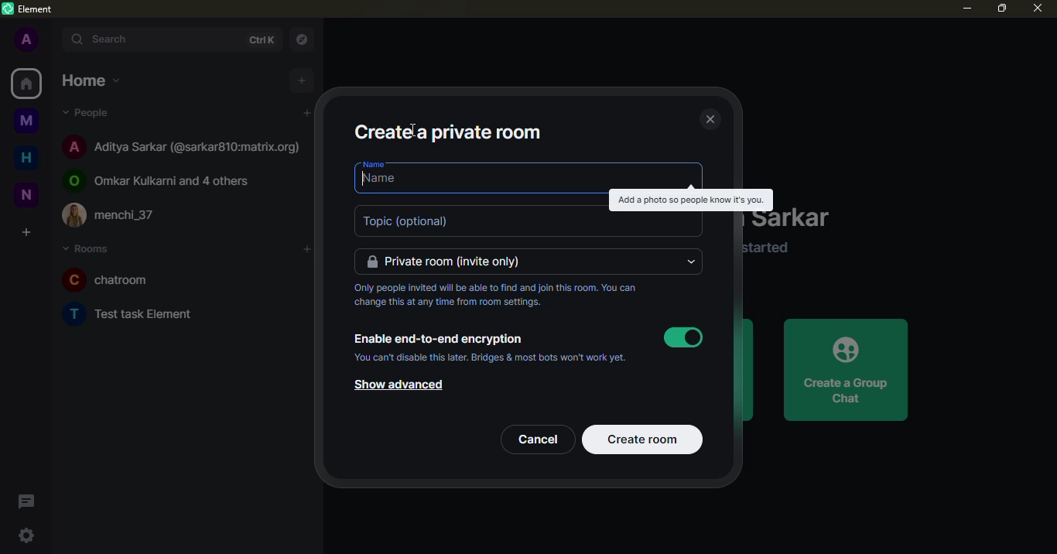 Image resolution: width=1057 pixels, height=554 pixels. What do you see at coordinates (112, 39) in the screenshot?
I see `search` at bounding box center [112, 39].